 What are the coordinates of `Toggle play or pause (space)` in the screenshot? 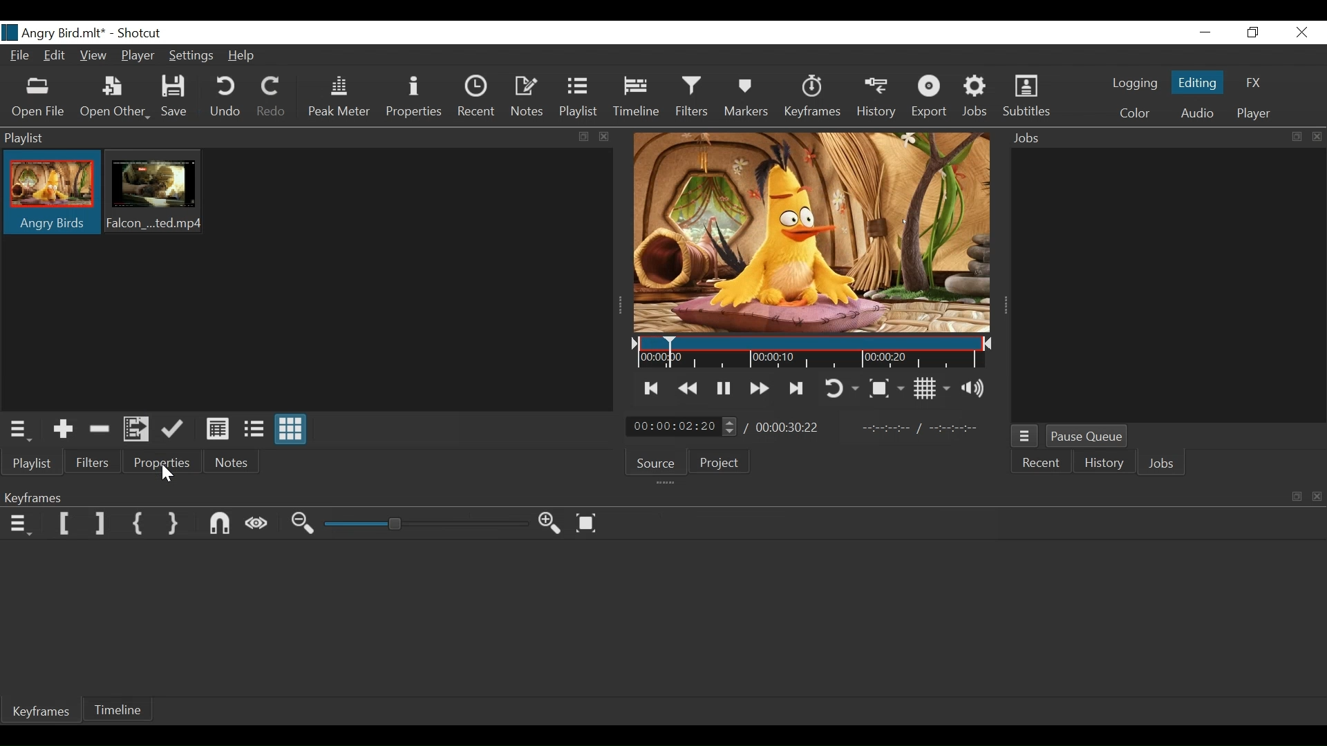 It's located at (723, 388).